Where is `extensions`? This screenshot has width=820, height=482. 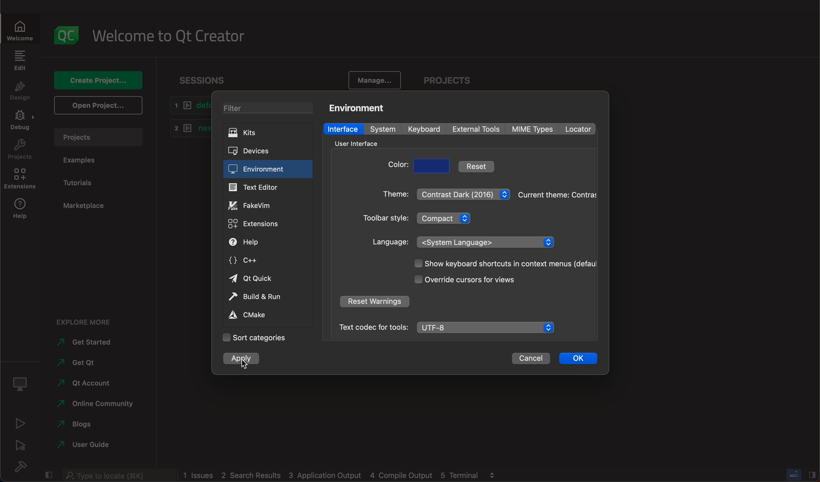 extensions is located at coordinates (262, 224).